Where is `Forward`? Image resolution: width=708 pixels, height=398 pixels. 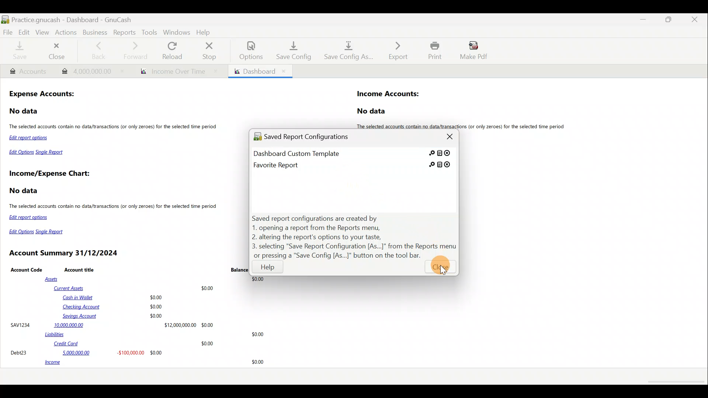 Forward is located at coordinates (138, 50).